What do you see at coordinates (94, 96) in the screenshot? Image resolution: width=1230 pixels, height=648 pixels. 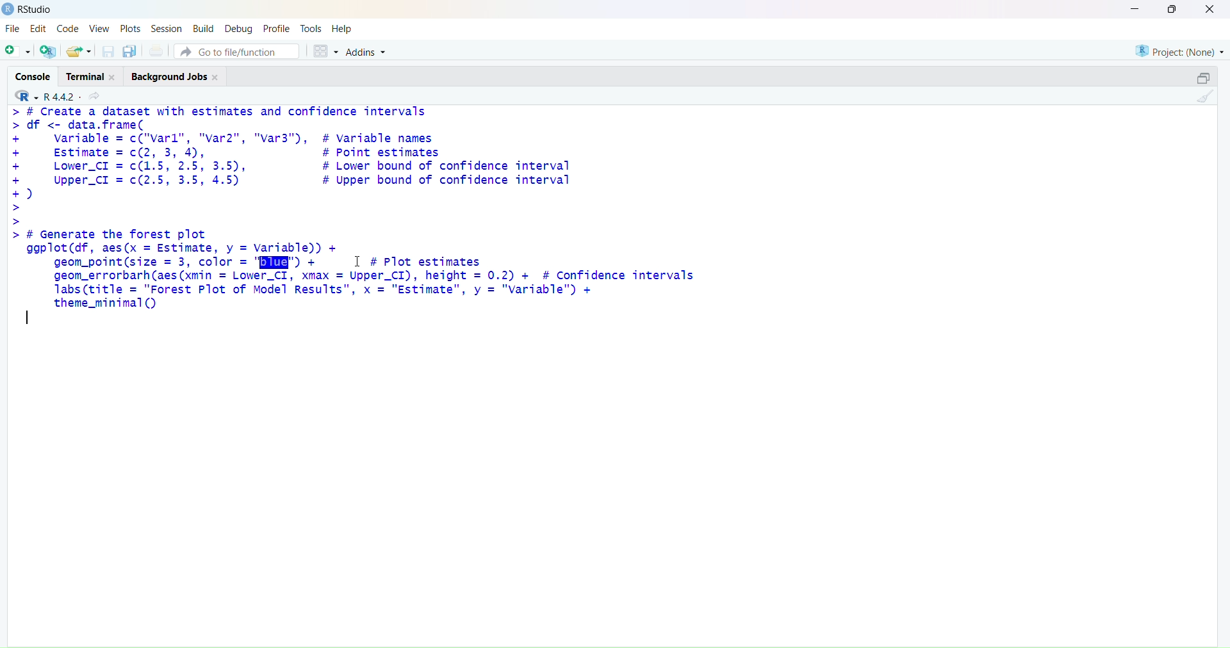 I see `share current directory` at bounding box center [94, 96].